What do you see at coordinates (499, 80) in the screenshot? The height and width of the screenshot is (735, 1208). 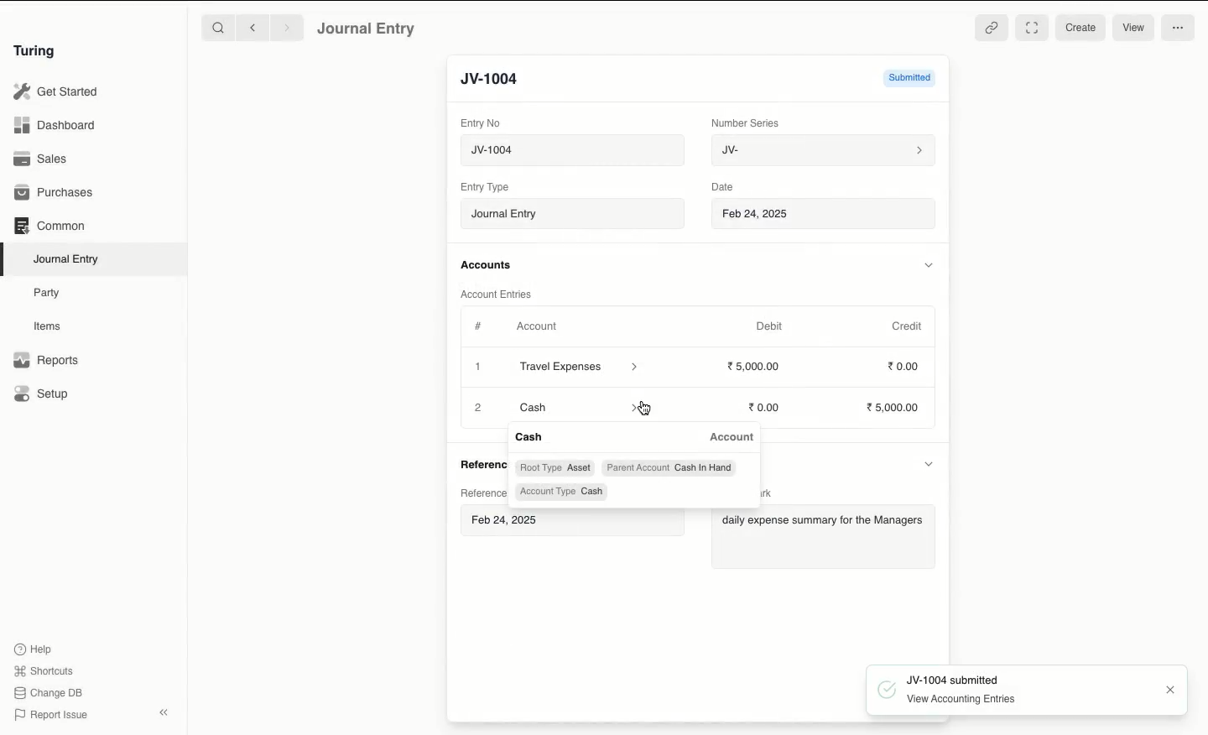 I see `New Entry` at bounding box center [499, 80].